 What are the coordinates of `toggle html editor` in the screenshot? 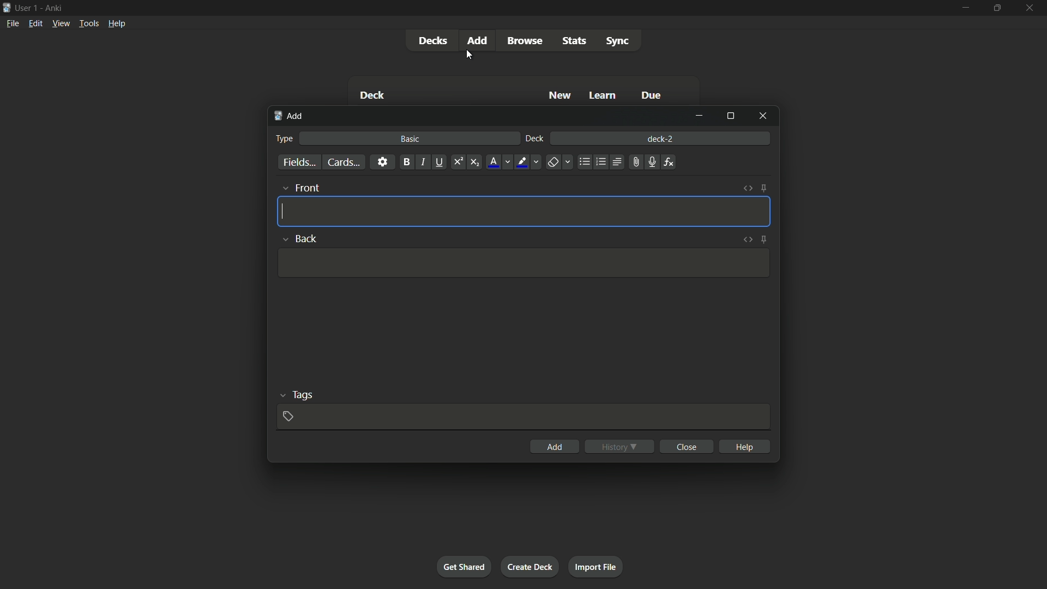 It's located at (750, 187).